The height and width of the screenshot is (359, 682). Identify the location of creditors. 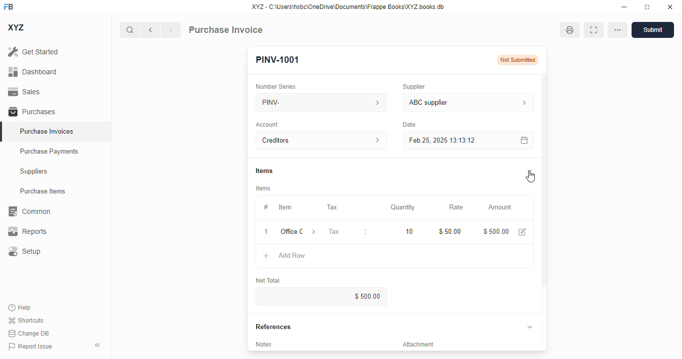
(308, 140).